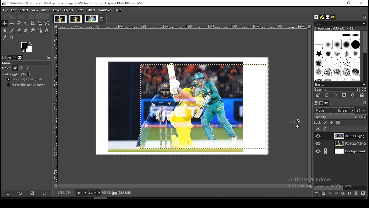  I want to click on zoom tool, so click(12, 37).